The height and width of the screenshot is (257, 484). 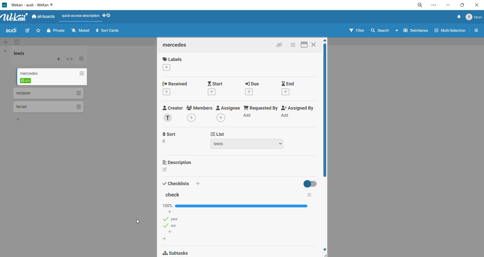 I want to click on members, so click(x=199, y=114).